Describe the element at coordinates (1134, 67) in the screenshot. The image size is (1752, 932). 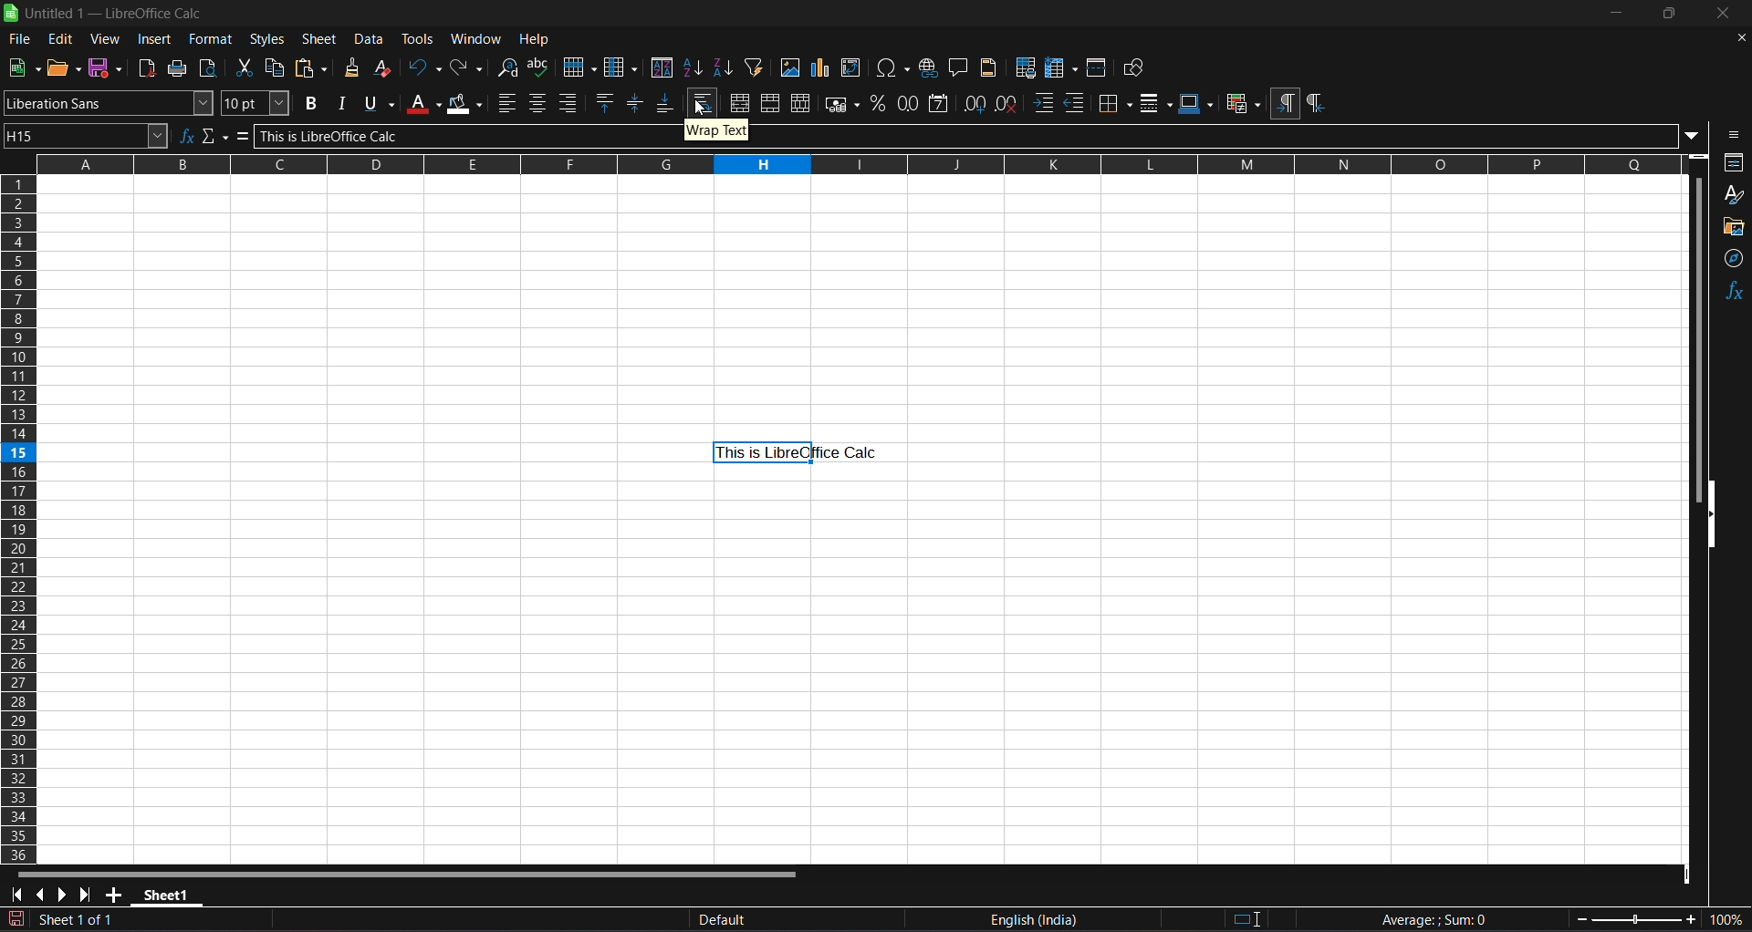
I see `show draw functions` at that location.